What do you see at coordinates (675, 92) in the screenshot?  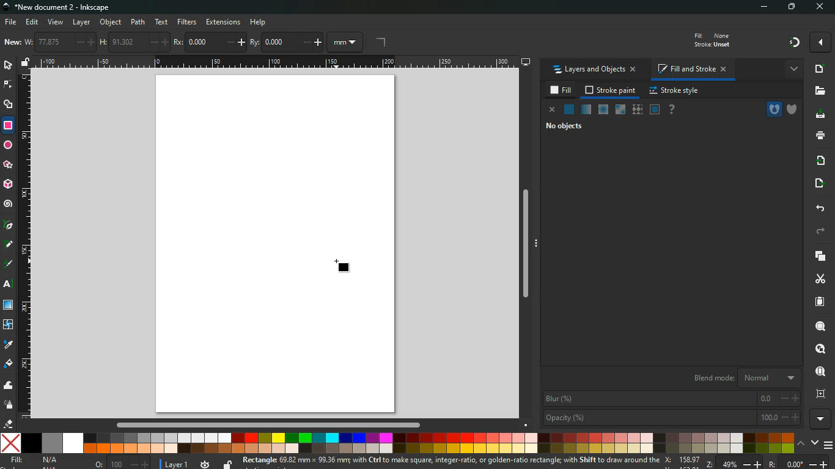 I see `stroke style` at bounding box center [675, 92].